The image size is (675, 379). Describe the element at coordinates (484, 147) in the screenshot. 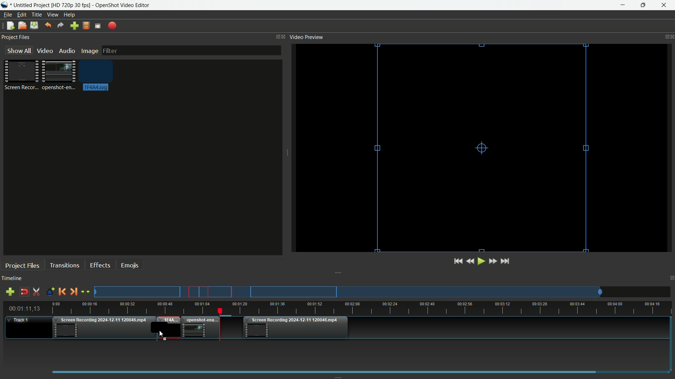

I see `video preview` at that location.